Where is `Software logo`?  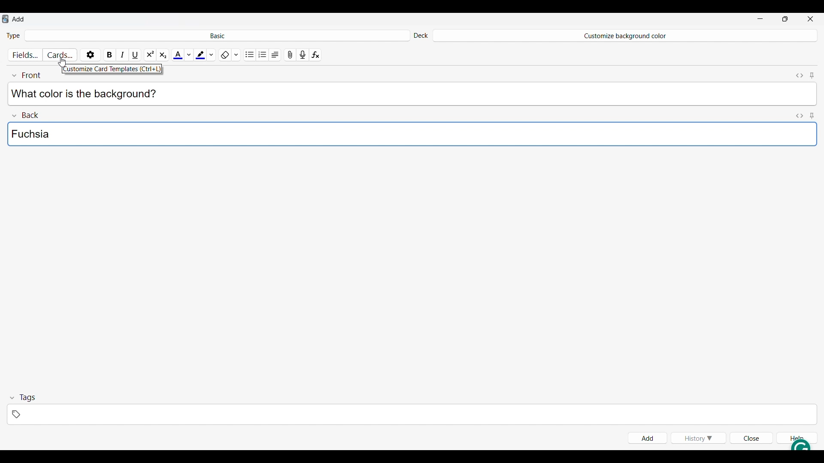 Software logo is located at coordinates (5, 19).